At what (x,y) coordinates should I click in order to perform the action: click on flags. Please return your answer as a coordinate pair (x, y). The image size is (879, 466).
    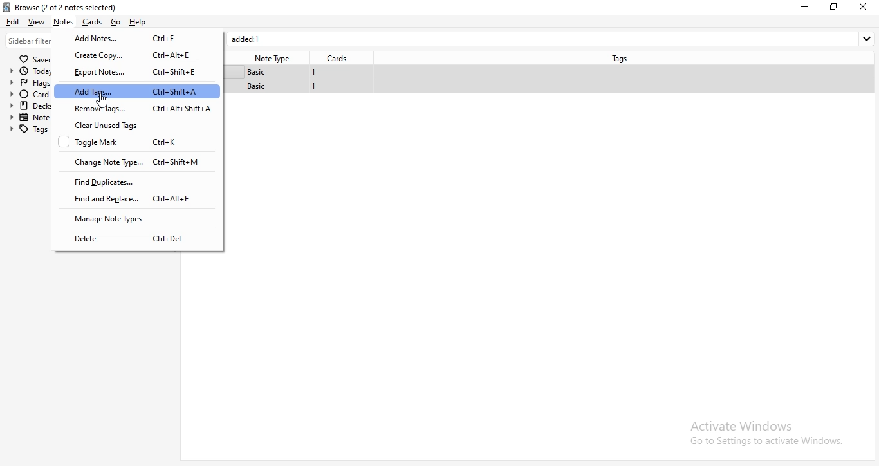
    Looking at the image, I should click on (29, 82).